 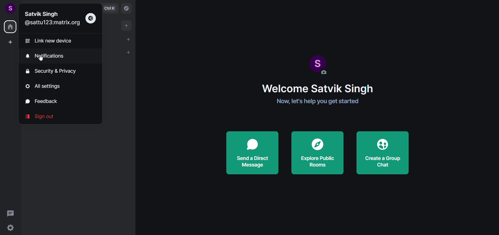 I want to click on security and privacy, so click(x=52, y=71).